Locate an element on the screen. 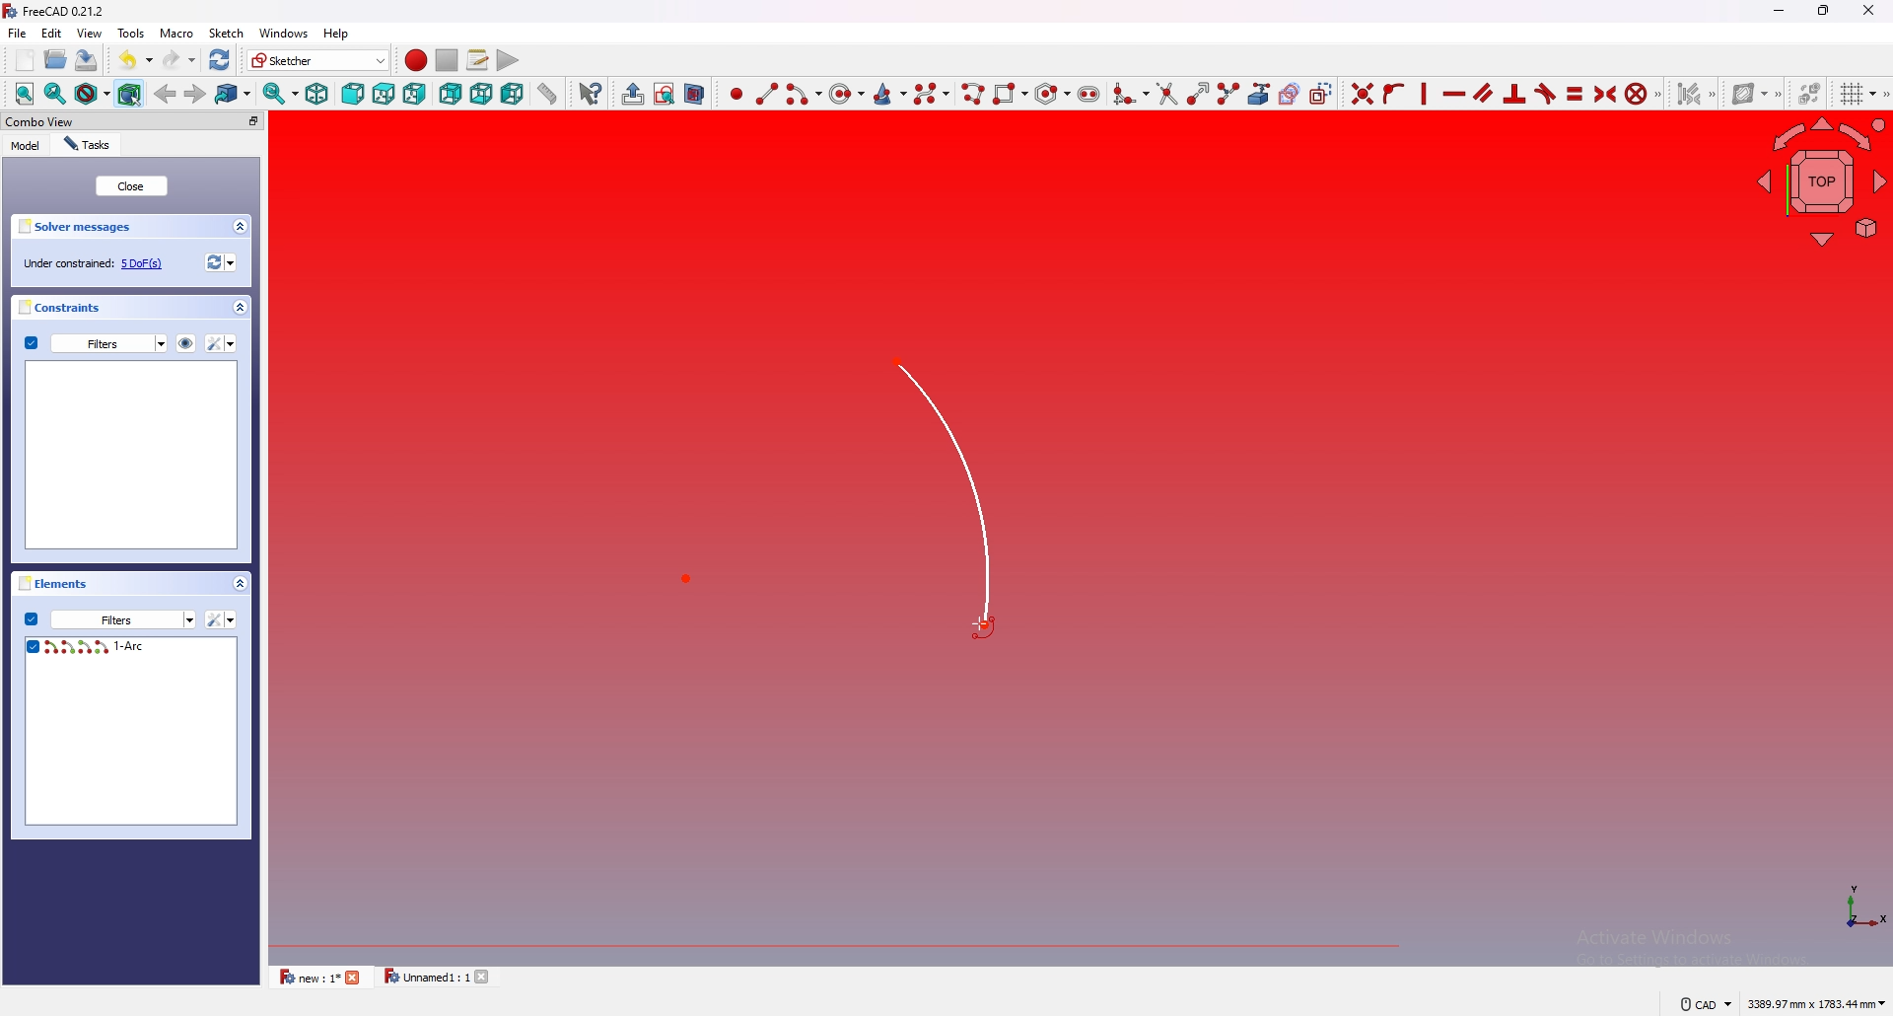 This screenshot has height=1016, width=1893. left is located at coordinates (515, 94).